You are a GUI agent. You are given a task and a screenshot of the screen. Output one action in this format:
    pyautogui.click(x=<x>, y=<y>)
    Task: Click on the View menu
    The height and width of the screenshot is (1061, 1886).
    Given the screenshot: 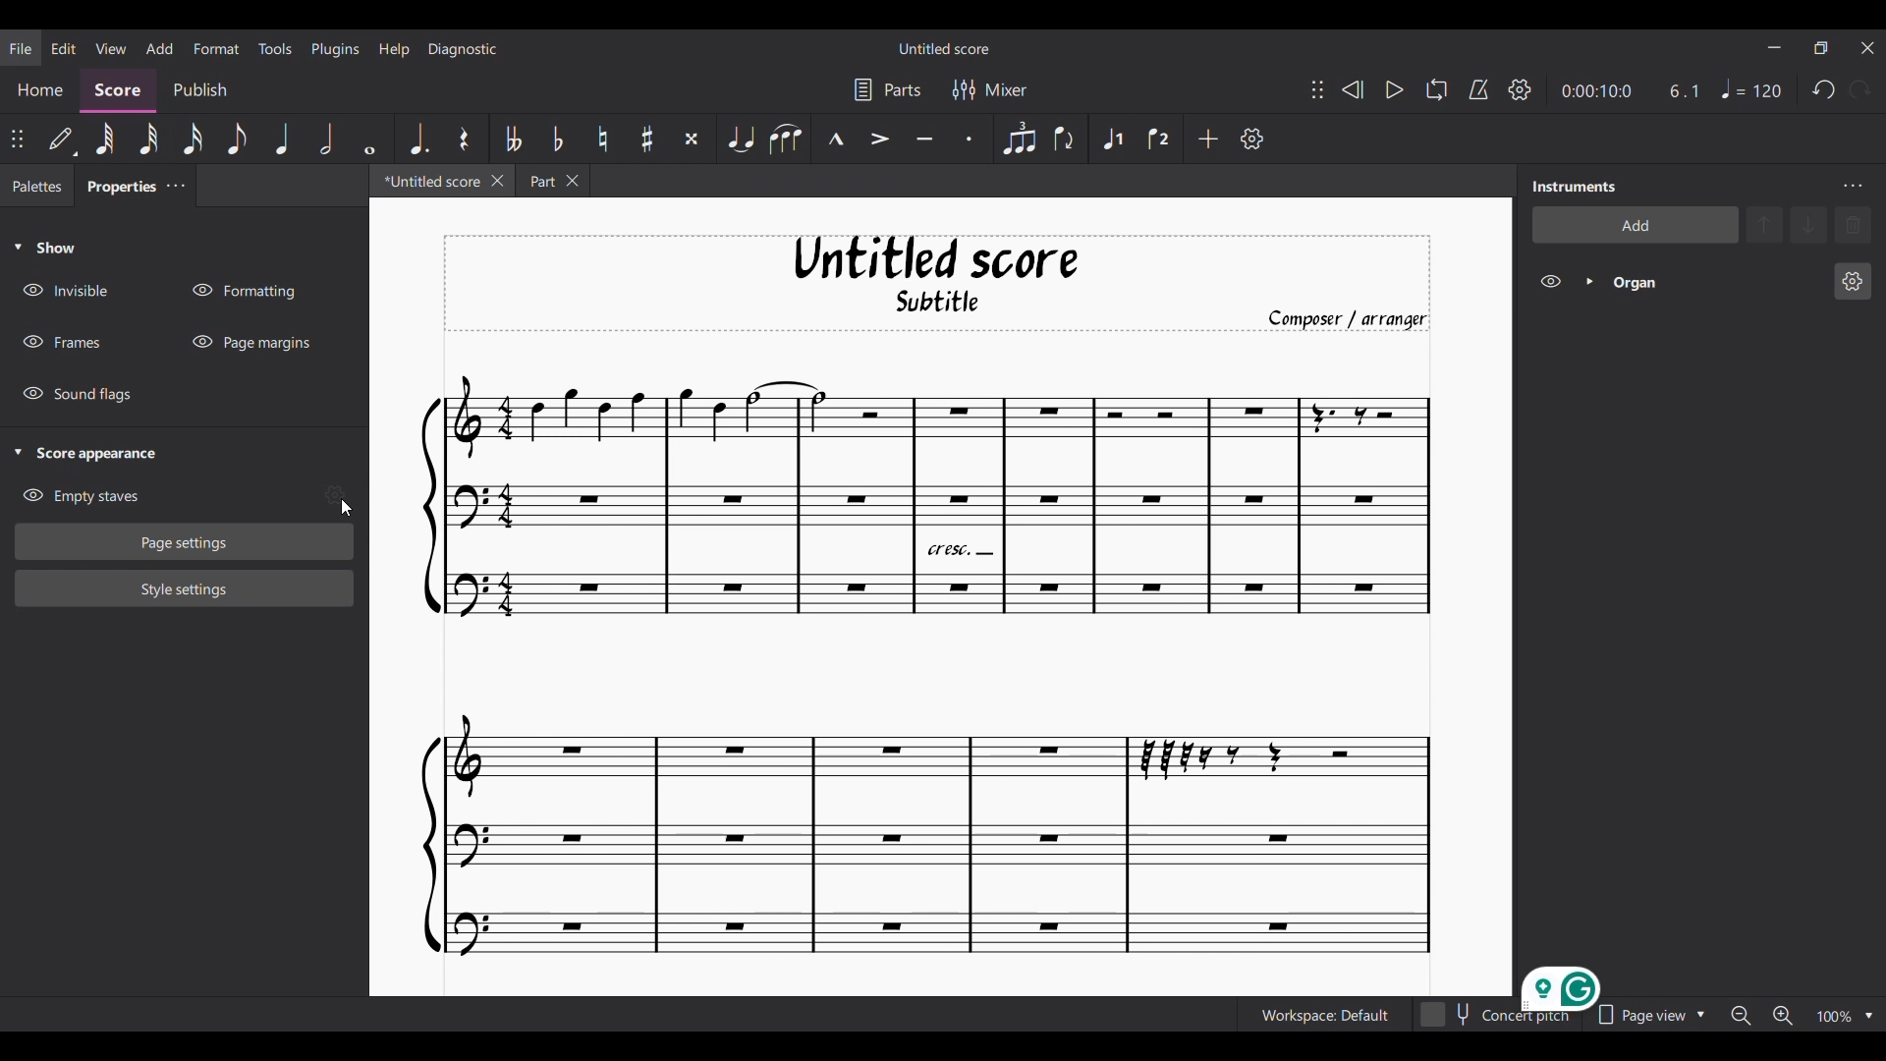 What is the action you would take?
    pyautogui.click(x=112, y=48)
    